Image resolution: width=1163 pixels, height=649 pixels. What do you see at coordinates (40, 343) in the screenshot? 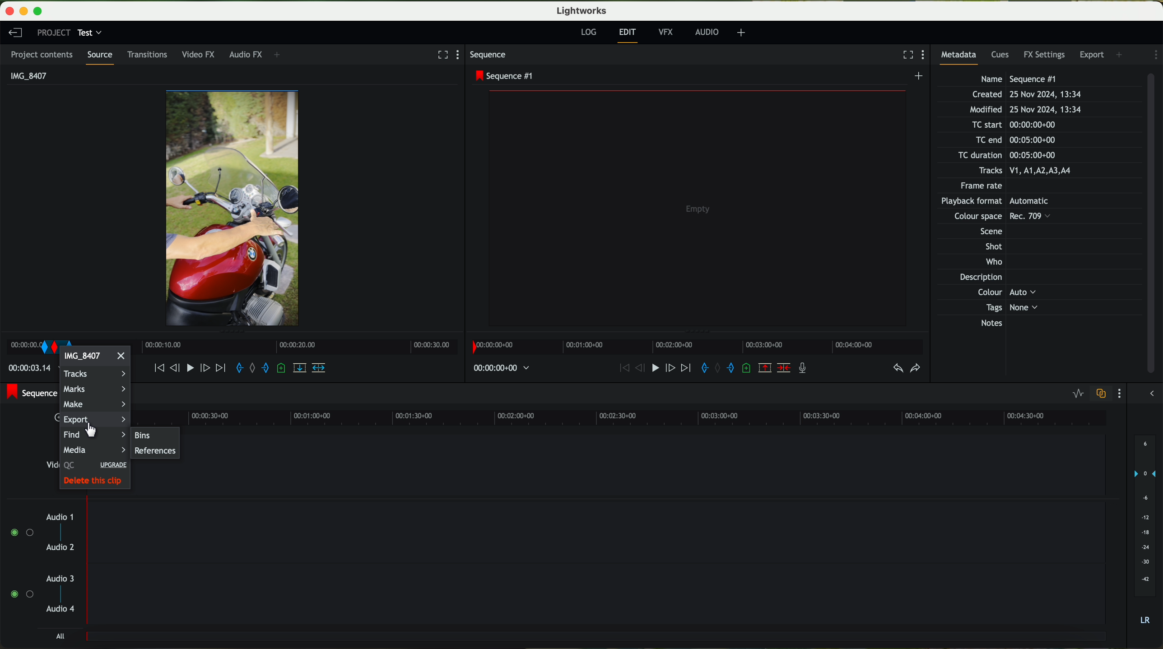
I see `right click` at bounding box center [40, 343].